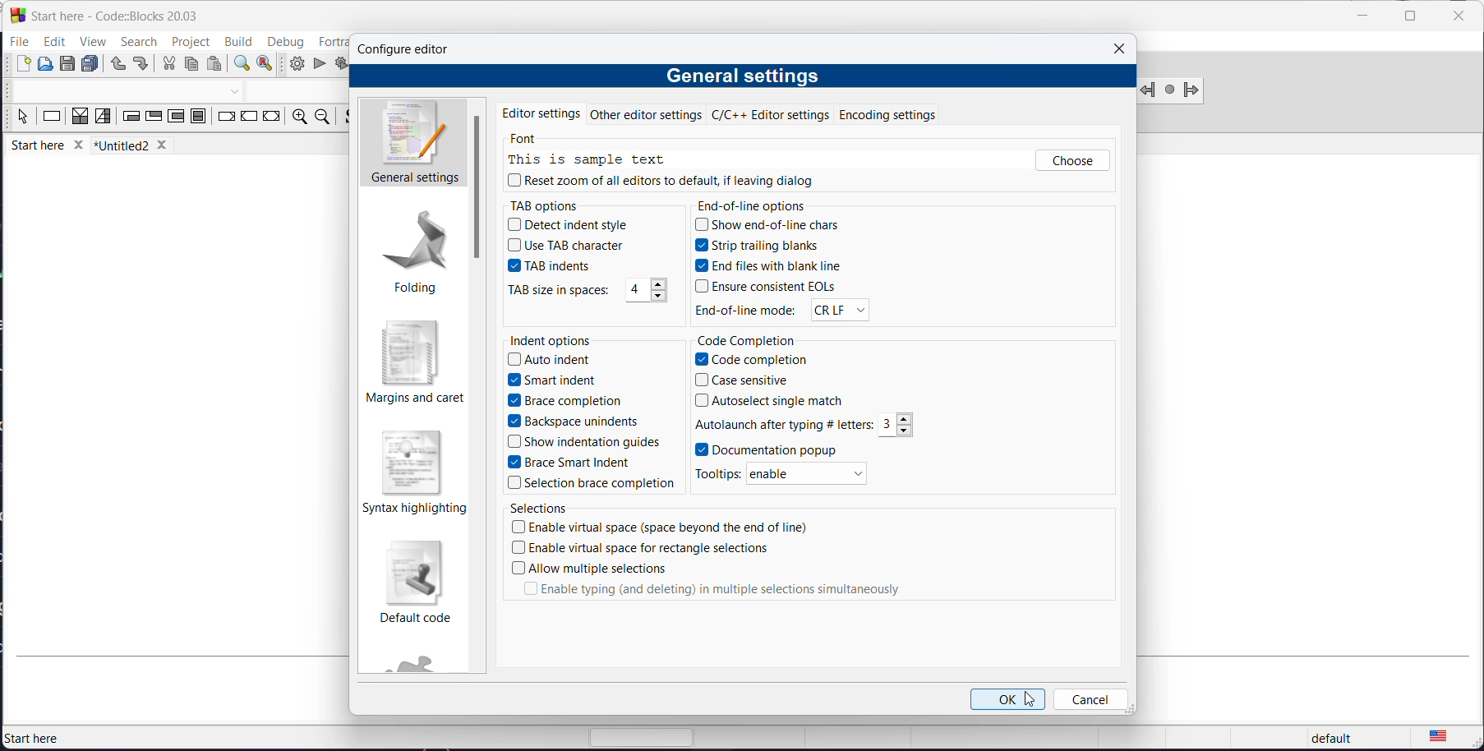 The width and height of the screenshot is (1484, 751). Describe the element at coordinates (226, 118) in the screenshot. I see `break instruction` at that location.